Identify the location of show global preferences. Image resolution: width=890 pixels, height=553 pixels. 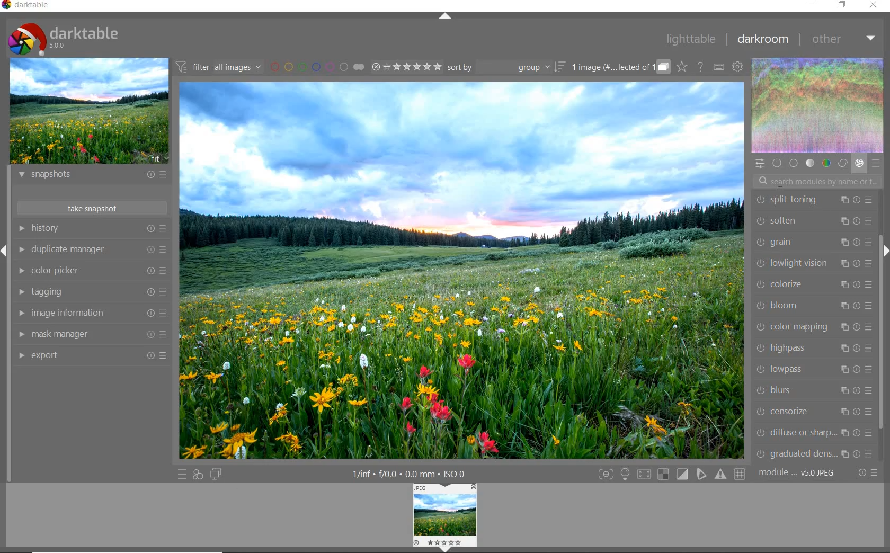
(736, 67).